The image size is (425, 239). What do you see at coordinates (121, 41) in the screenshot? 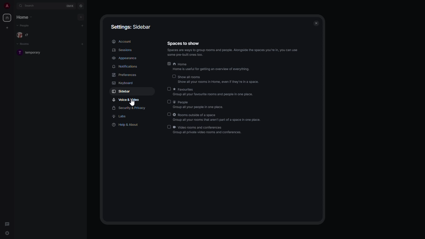
I see `account` at bounding box center [121, 41].